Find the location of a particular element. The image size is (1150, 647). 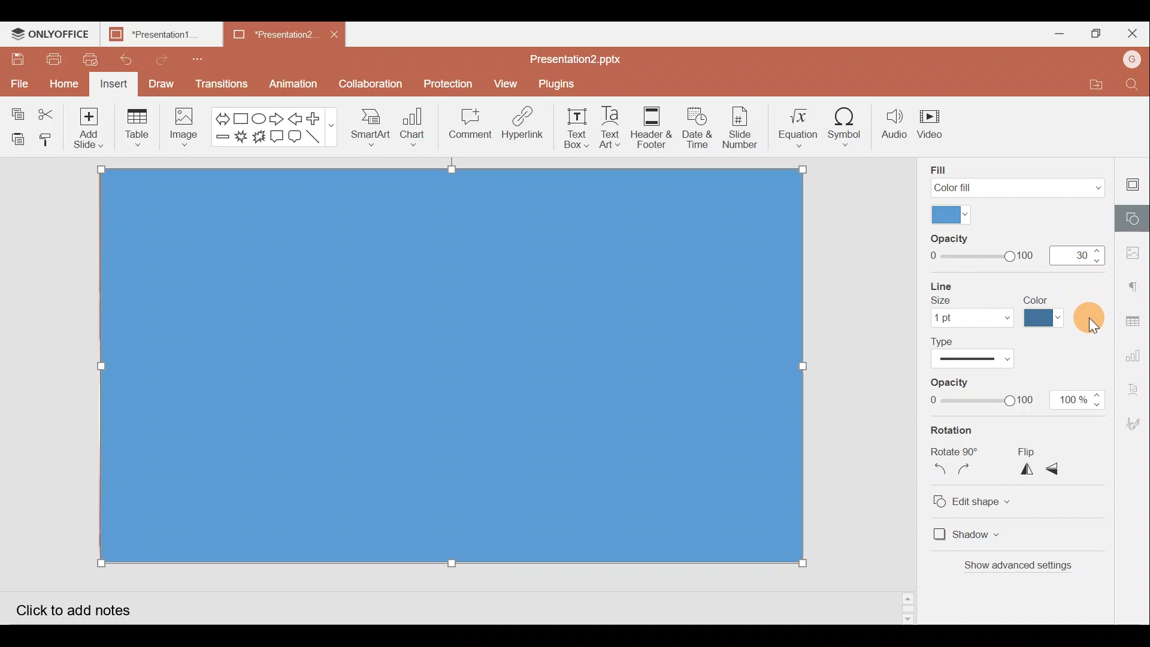

Chart settings is located at coordinates (1137, 351).